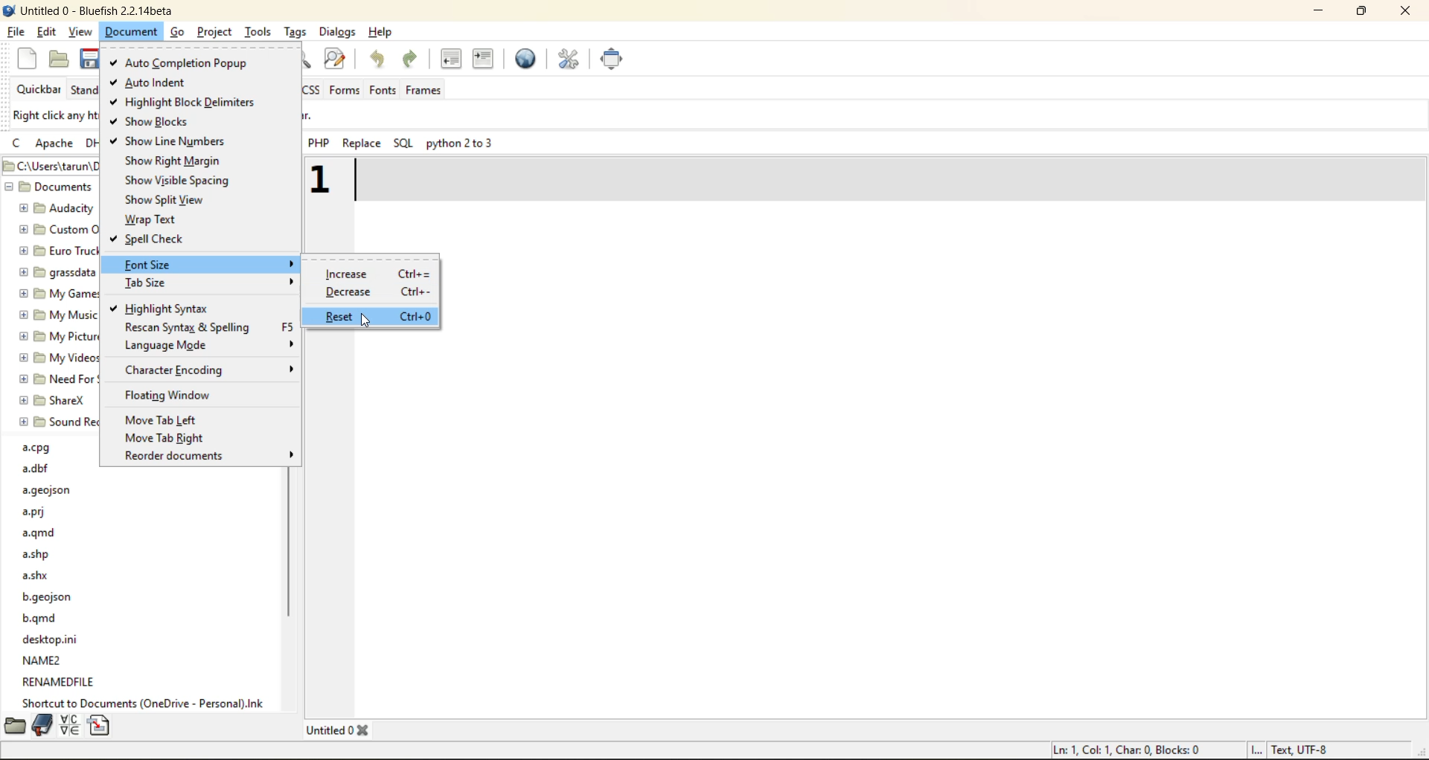  What do you see at coordinates (56, 422) in the screenshot?
I see `sound recordings` at bounding box center [56, 422].